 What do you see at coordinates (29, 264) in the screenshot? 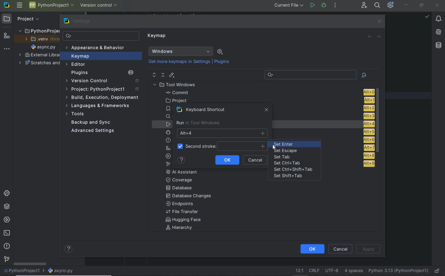
I see `scrollbar` at bounding box center [29, 264].